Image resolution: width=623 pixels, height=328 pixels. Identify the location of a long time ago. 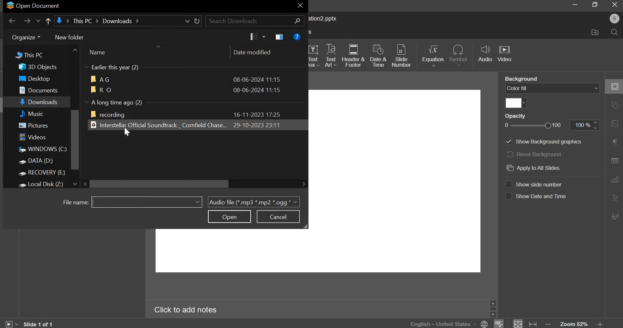
(119, 102).